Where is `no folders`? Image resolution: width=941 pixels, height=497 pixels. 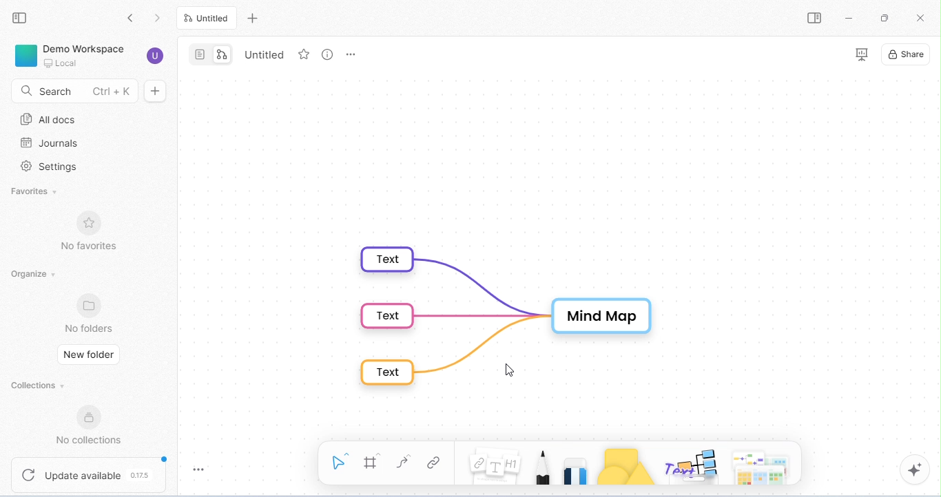 no folders is located at coordinates (91, 314).